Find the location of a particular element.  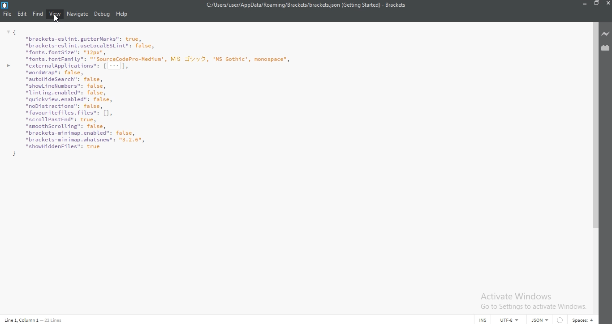

File is located at coordinates (8, 14).